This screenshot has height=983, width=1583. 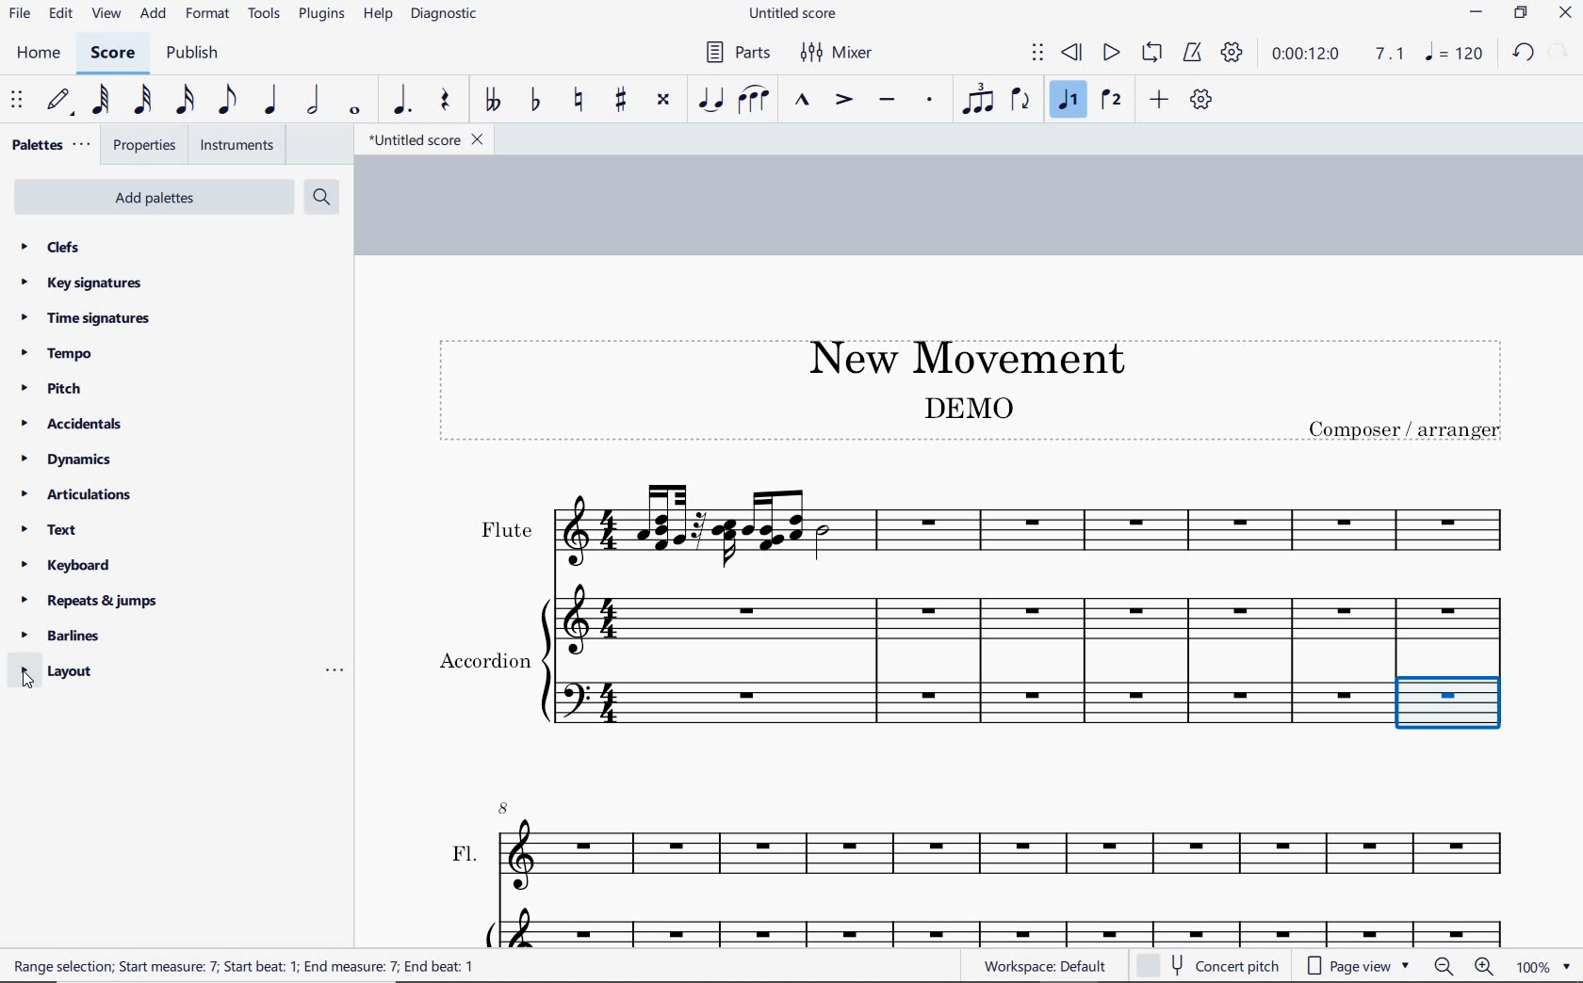 I want to click on select to move, so click(x=1037, y=54).